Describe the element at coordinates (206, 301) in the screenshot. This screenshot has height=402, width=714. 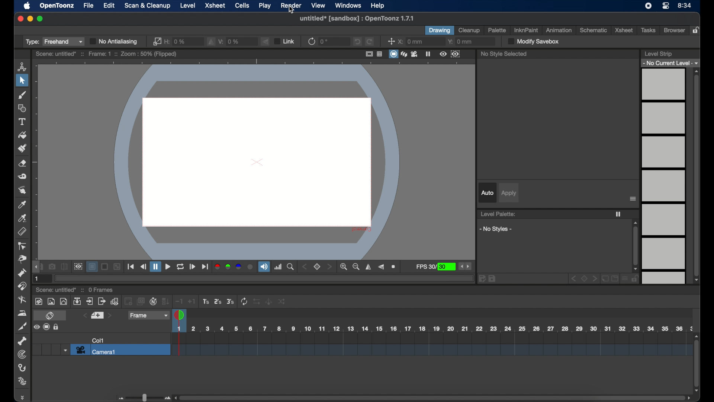
I see `` at that location.